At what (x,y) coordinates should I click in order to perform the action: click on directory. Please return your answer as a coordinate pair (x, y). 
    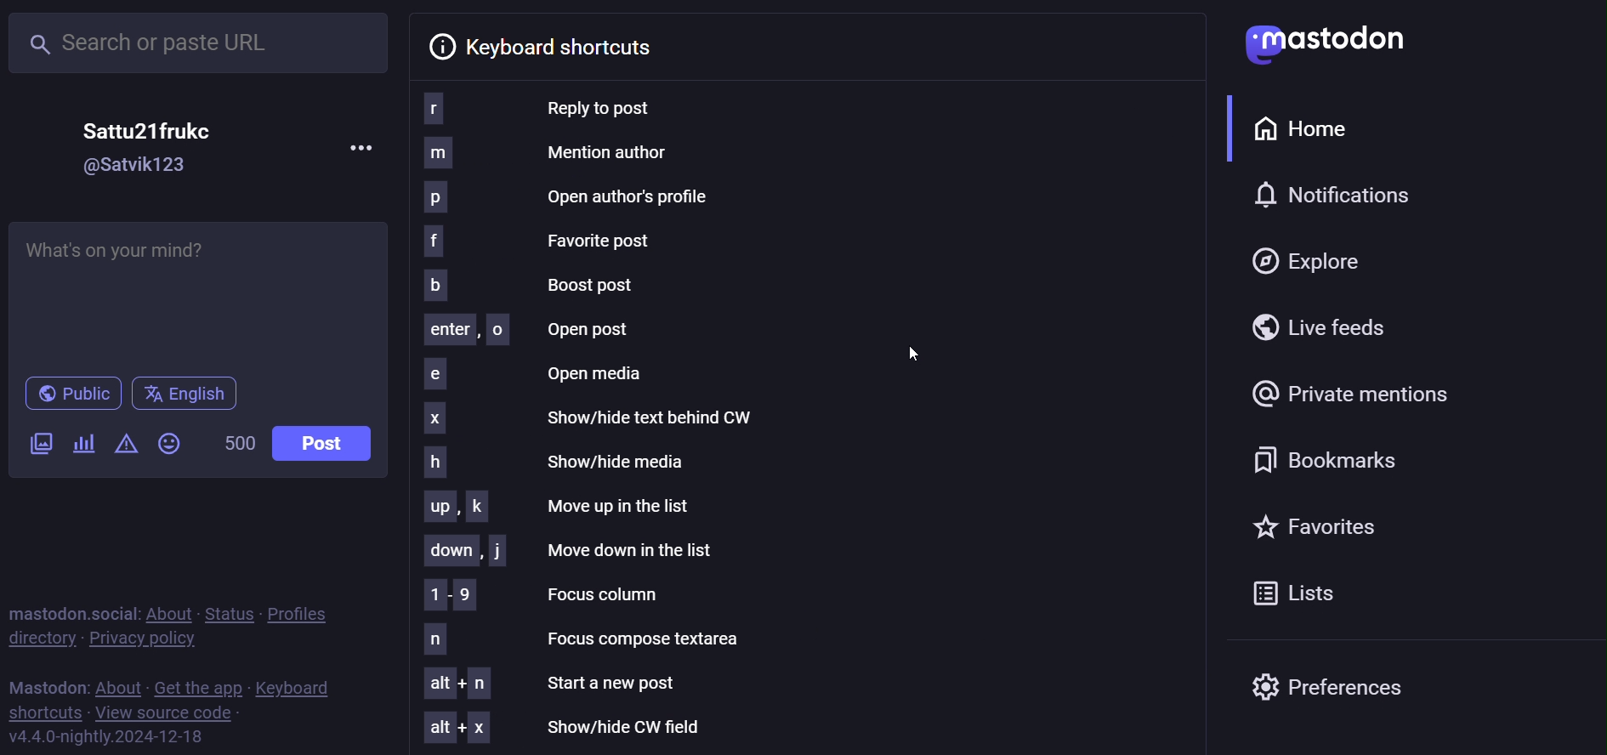
    Looking at the image, I should click on (44, 637).